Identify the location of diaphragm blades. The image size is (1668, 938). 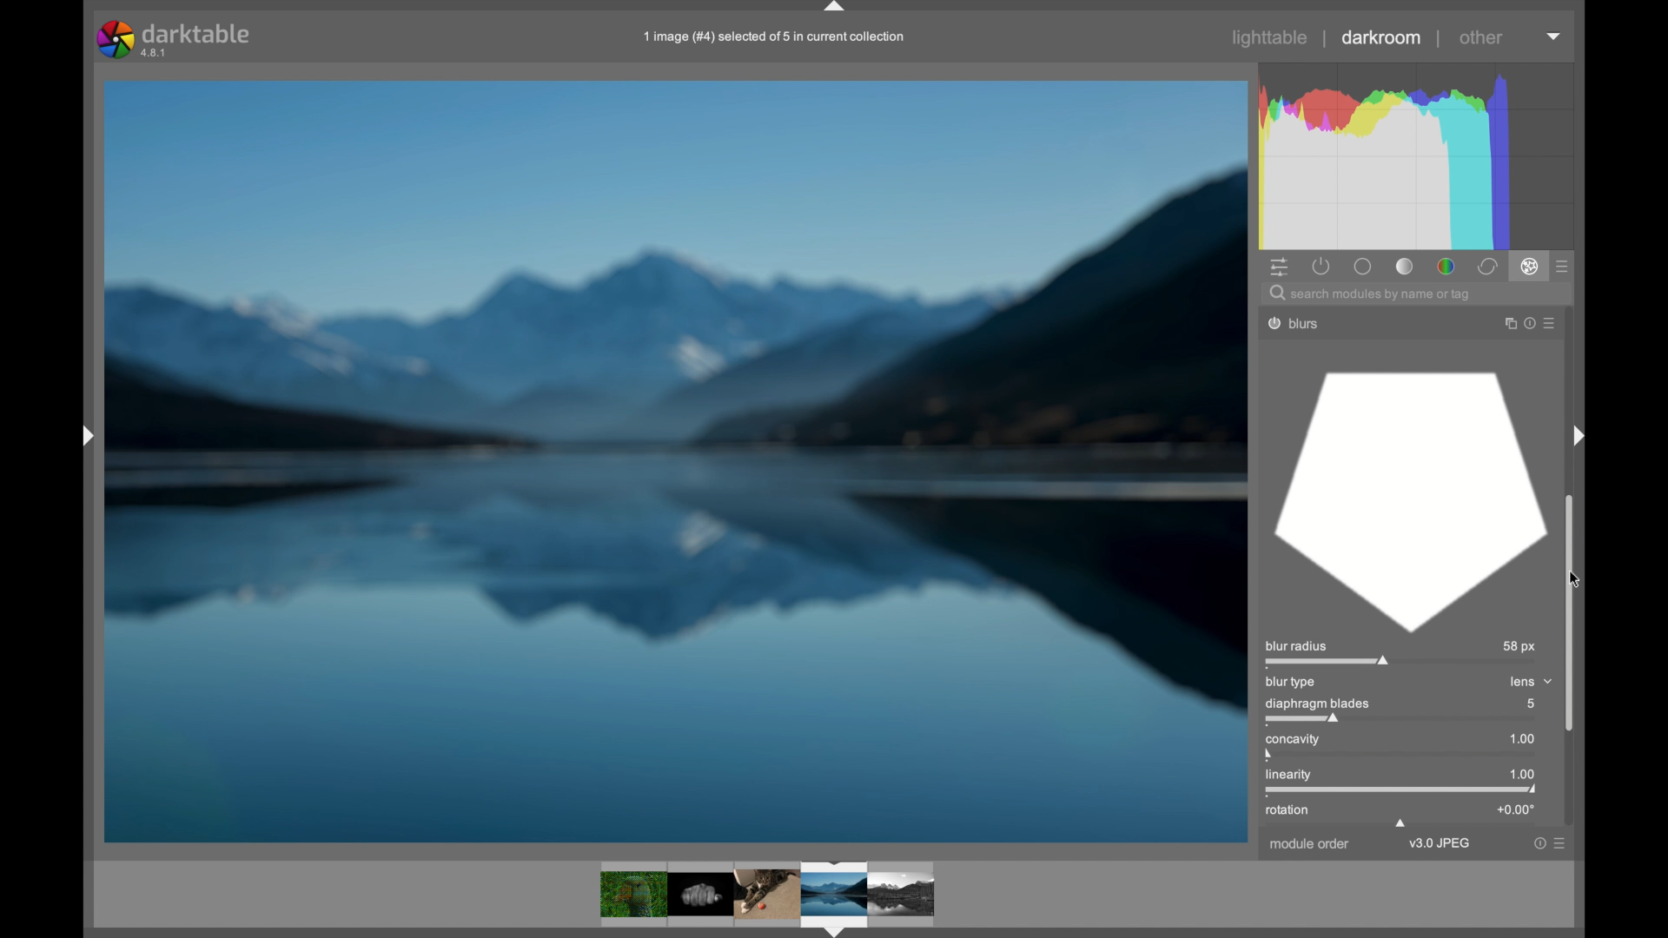
(1315, 703).